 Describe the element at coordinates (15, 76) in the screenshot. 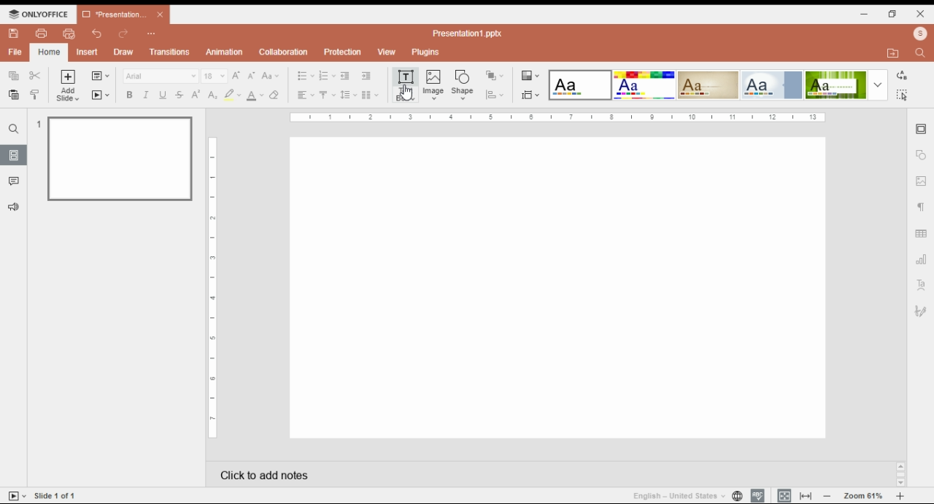

I see `copy` at that location.